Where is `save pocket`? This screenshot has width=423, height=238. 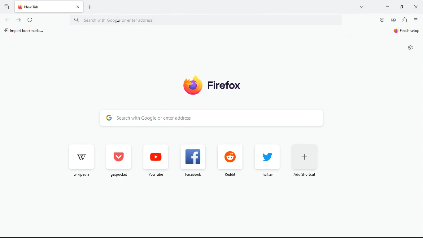
save pocket is located at coordinates (382, 20).